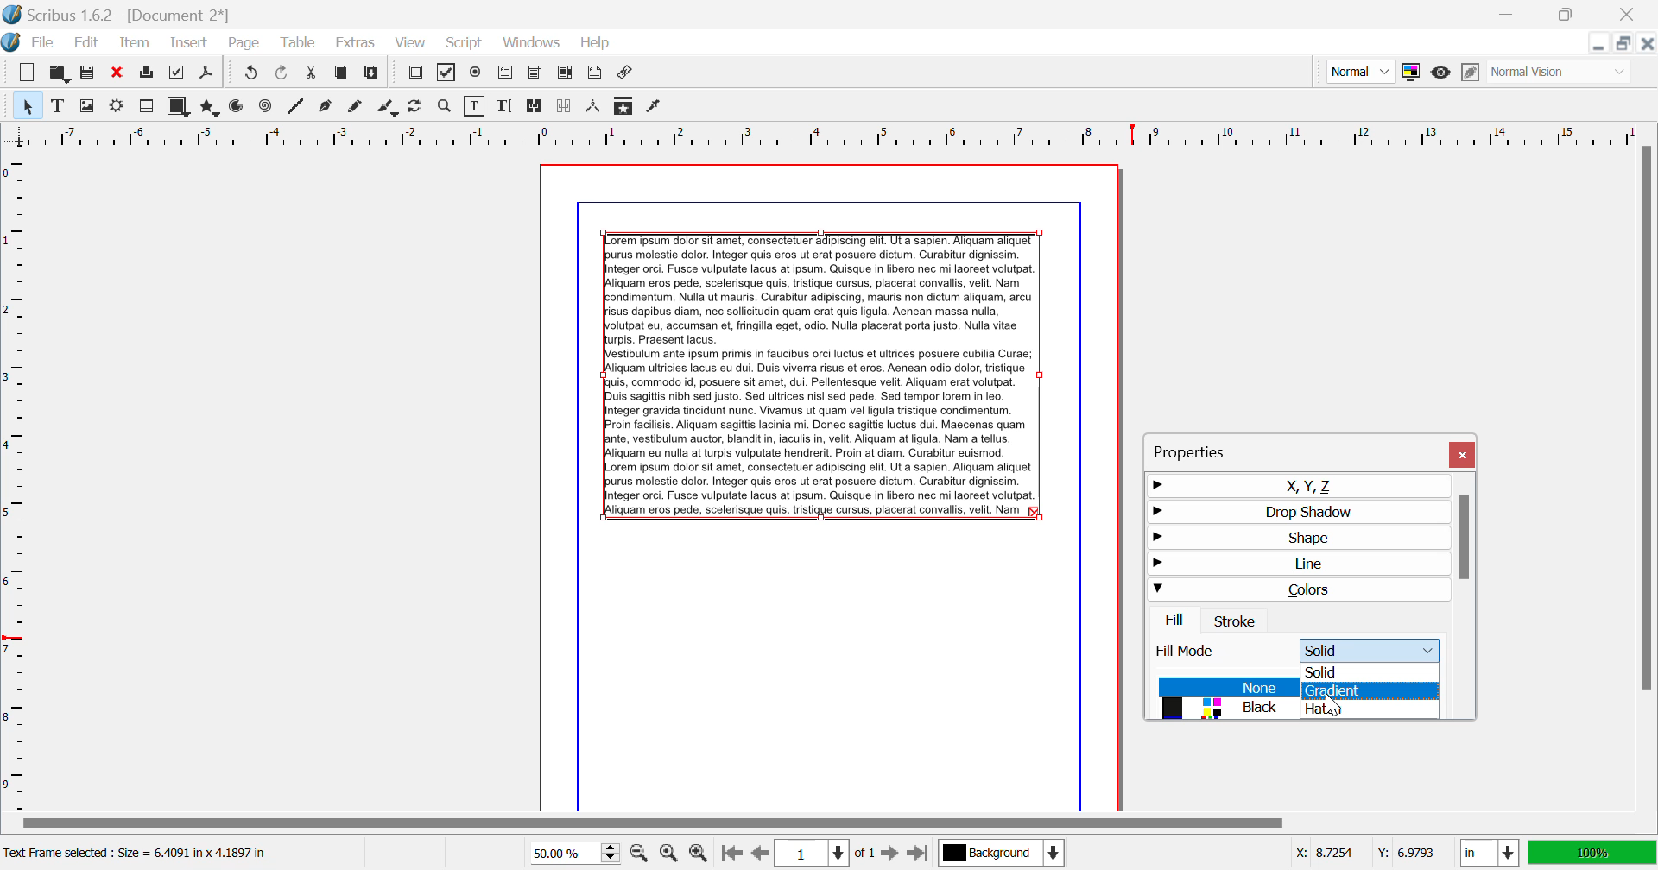  I want to click on Last Page, so click(917, 854).